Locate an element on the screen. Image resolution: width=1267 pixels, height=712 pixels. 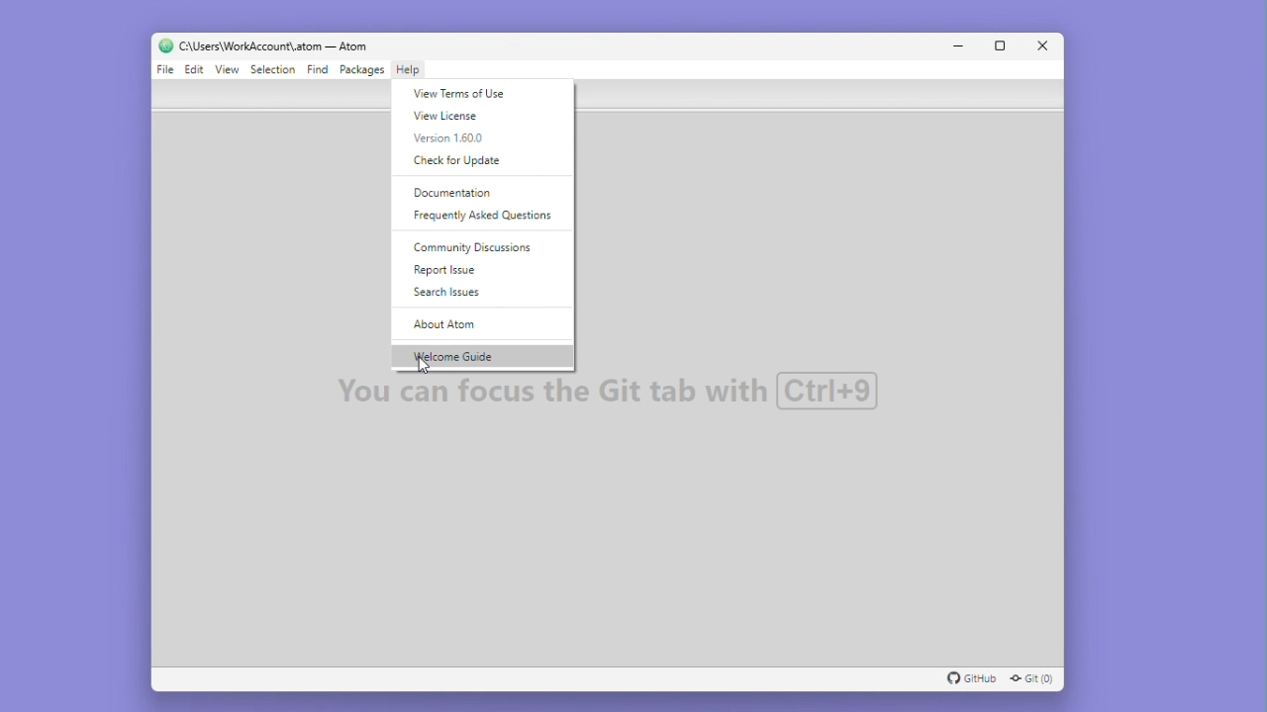
Community discussions is located at coordinates (479, 246).